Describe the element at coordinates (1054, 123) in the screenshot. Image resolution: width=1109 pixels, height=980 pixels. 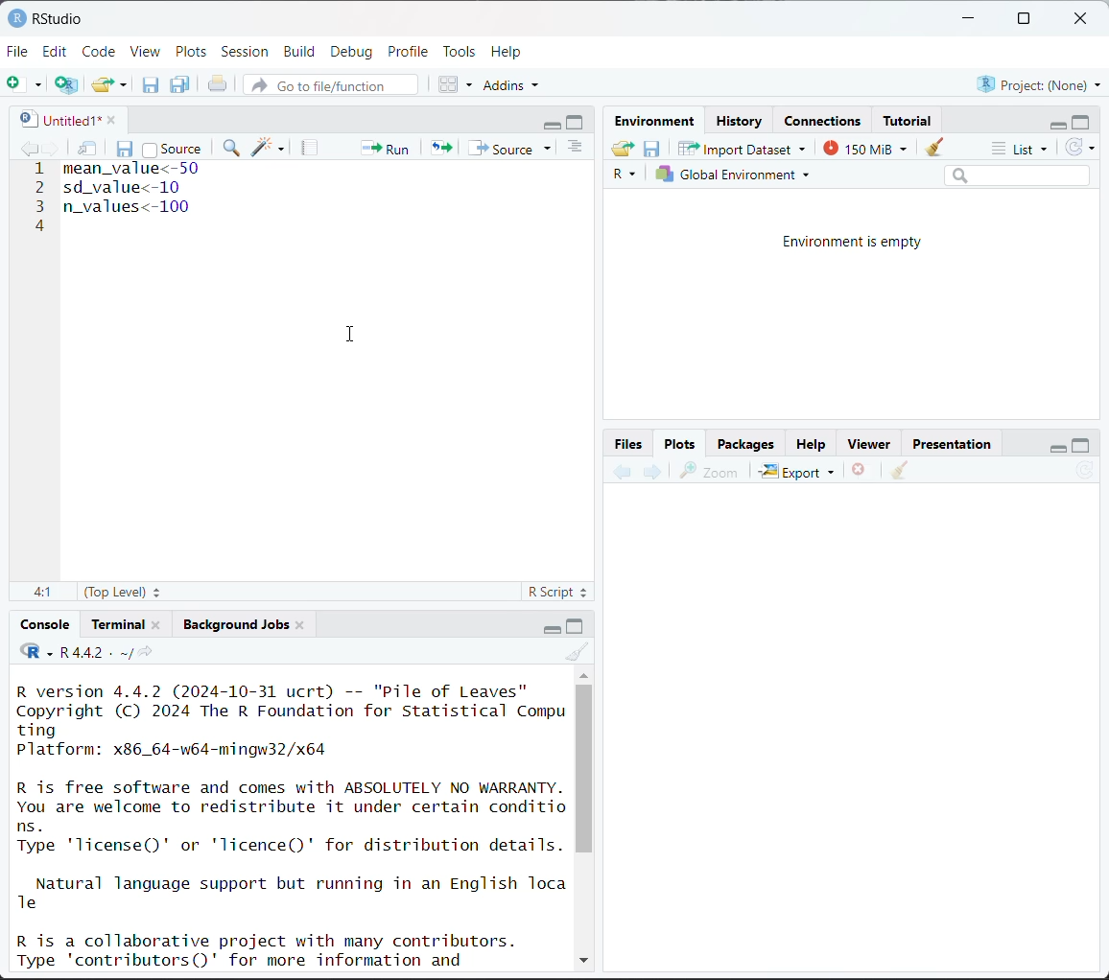
I see `minimize` at that location.